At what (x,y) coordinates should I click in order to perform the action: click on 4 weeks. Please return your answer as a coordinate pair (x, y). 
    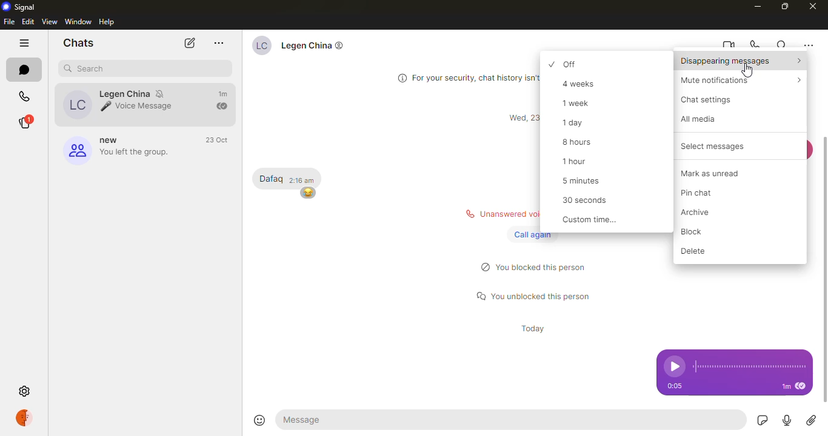
    Looking at the image, I should click on (585, 84).